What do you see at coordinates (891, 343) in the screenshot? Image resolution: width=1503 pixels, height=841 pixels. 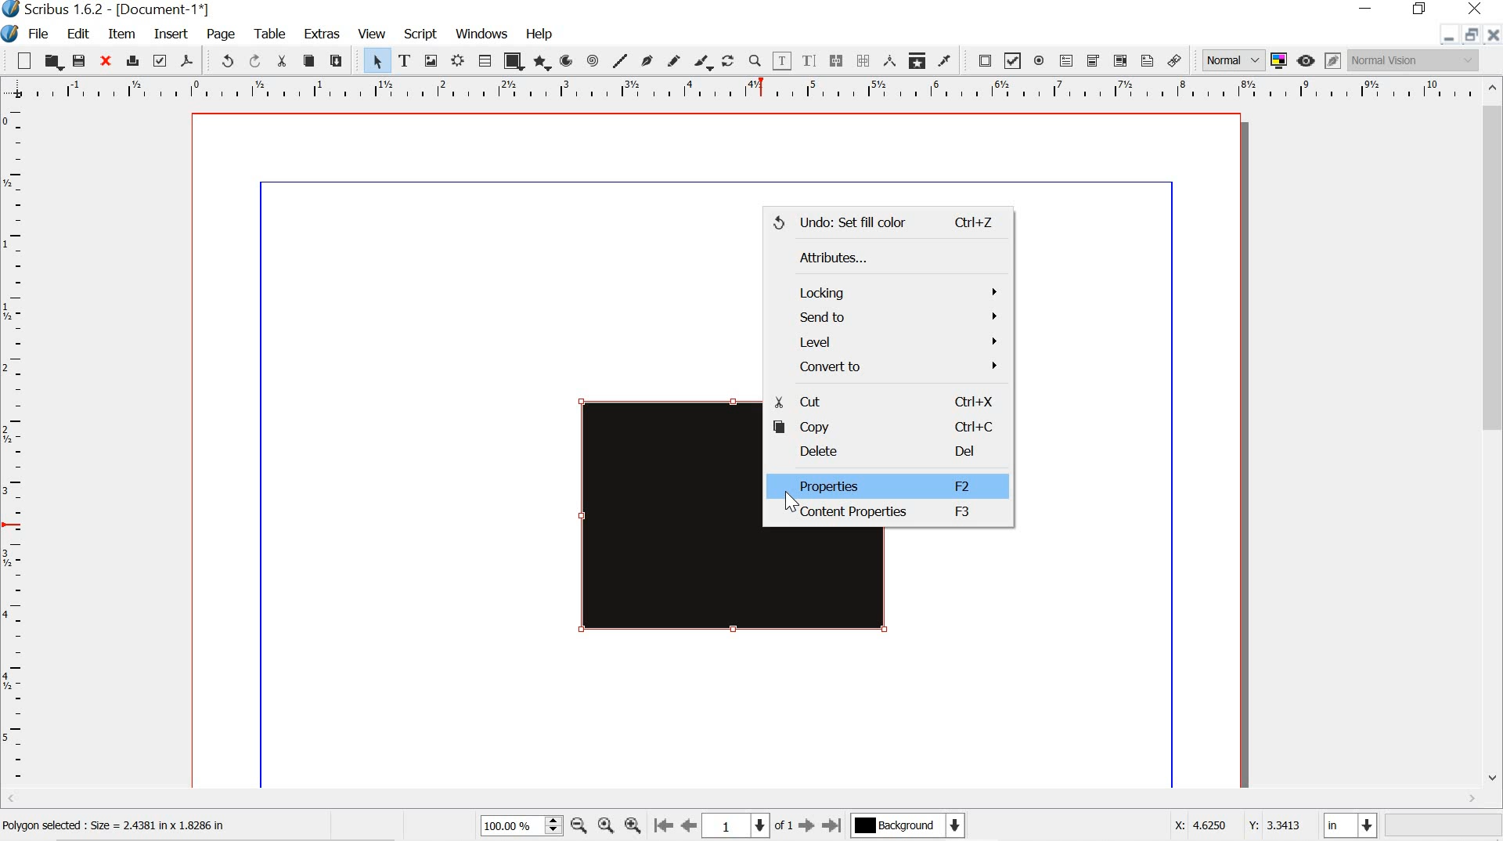 I see `level` at bounding box center [891, 343].